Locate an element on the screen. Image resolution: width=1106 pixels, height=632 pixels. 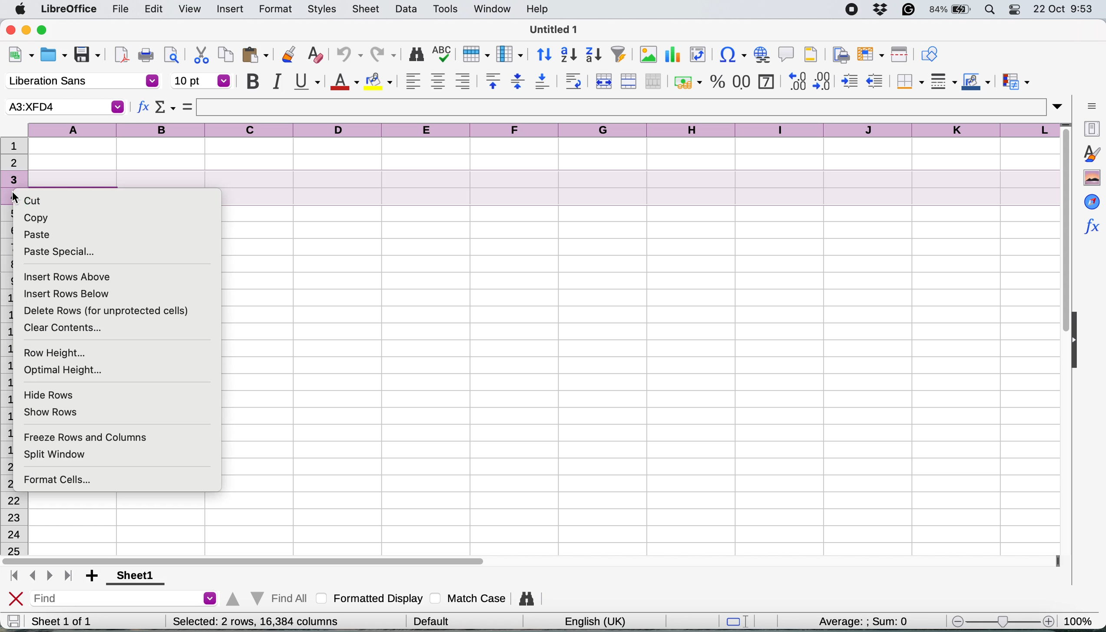
sort is located at coordinates (545, 53).